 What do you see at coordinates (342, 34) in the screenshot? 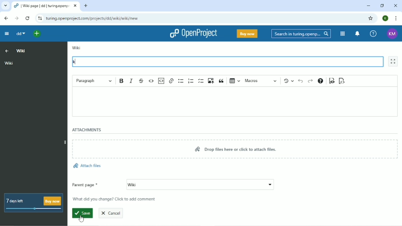
I see `Modules` at bounding box center [342, 34].